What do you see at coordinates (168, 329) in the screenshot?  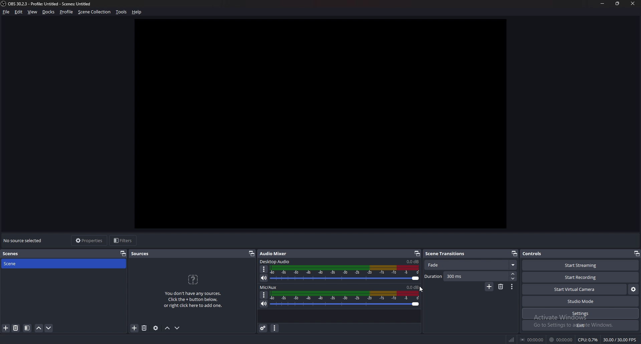 I see `move sources up` at bounding box center [168, 329].